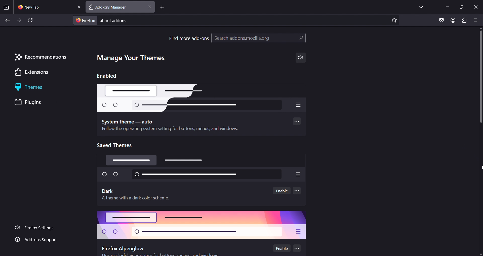 This screenshot has height=256, width=483. I want to click on add ons manager, so click(113, 8).